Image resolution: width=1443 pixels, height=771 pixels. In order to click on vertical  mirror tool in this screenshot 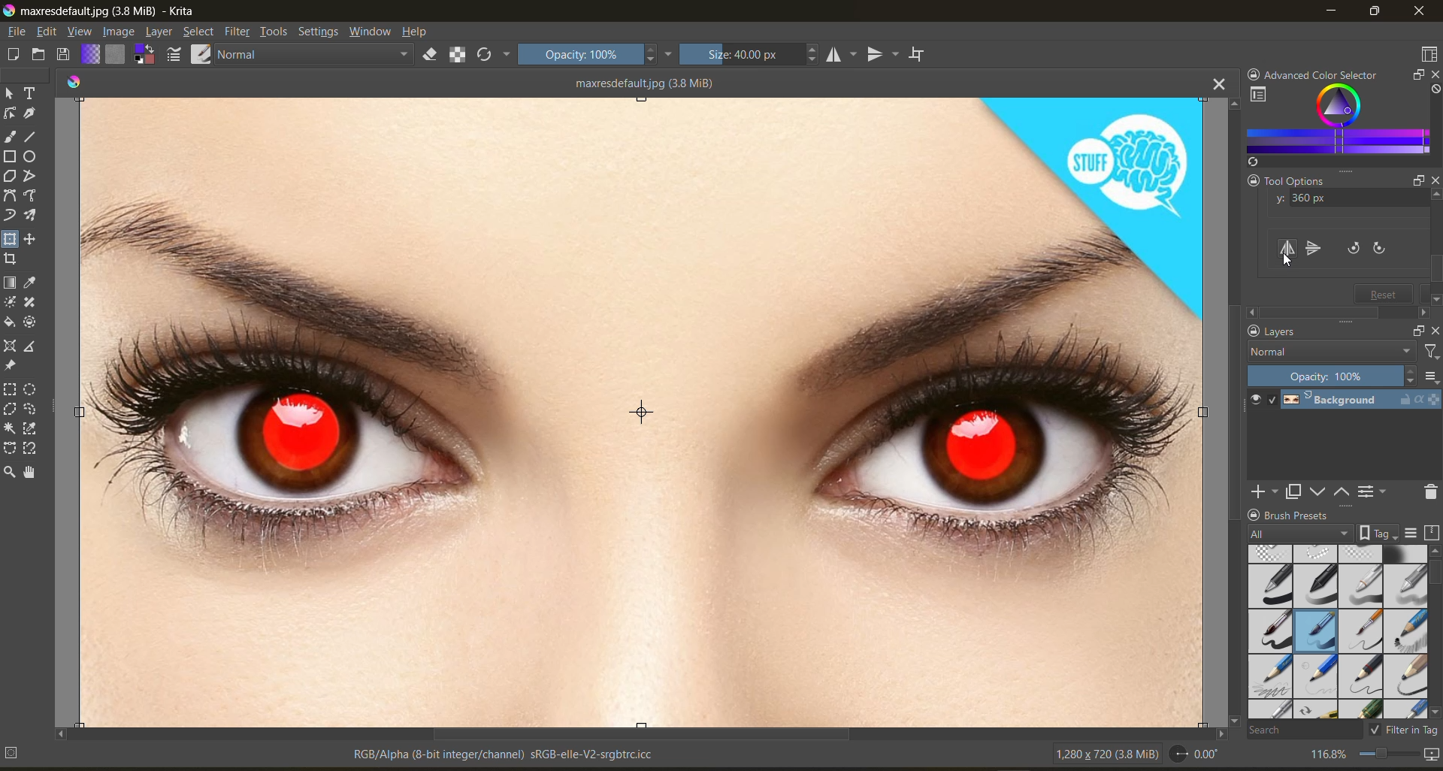, I will do `click(885, 53)`.